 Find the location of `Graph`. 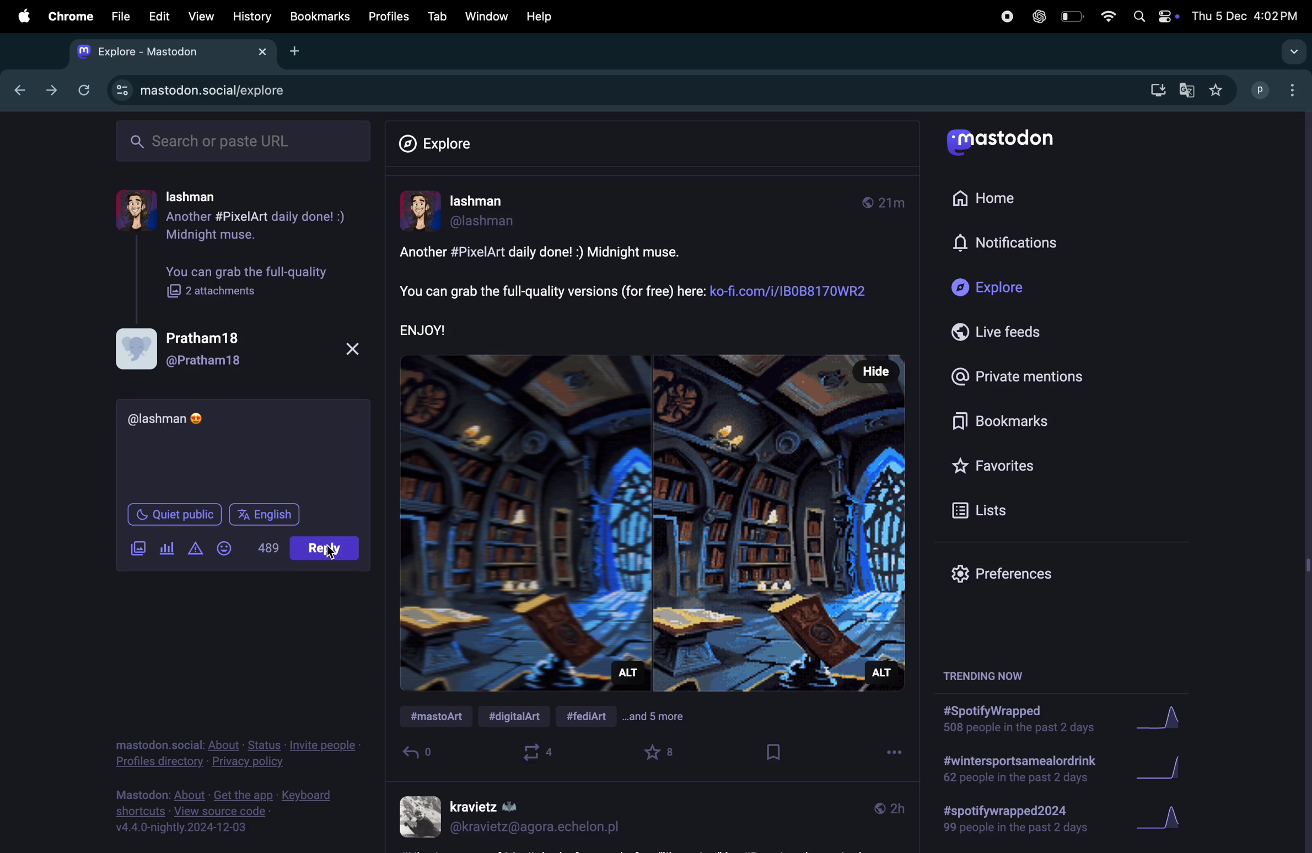

Graph is located at coordinates (1166, 771).